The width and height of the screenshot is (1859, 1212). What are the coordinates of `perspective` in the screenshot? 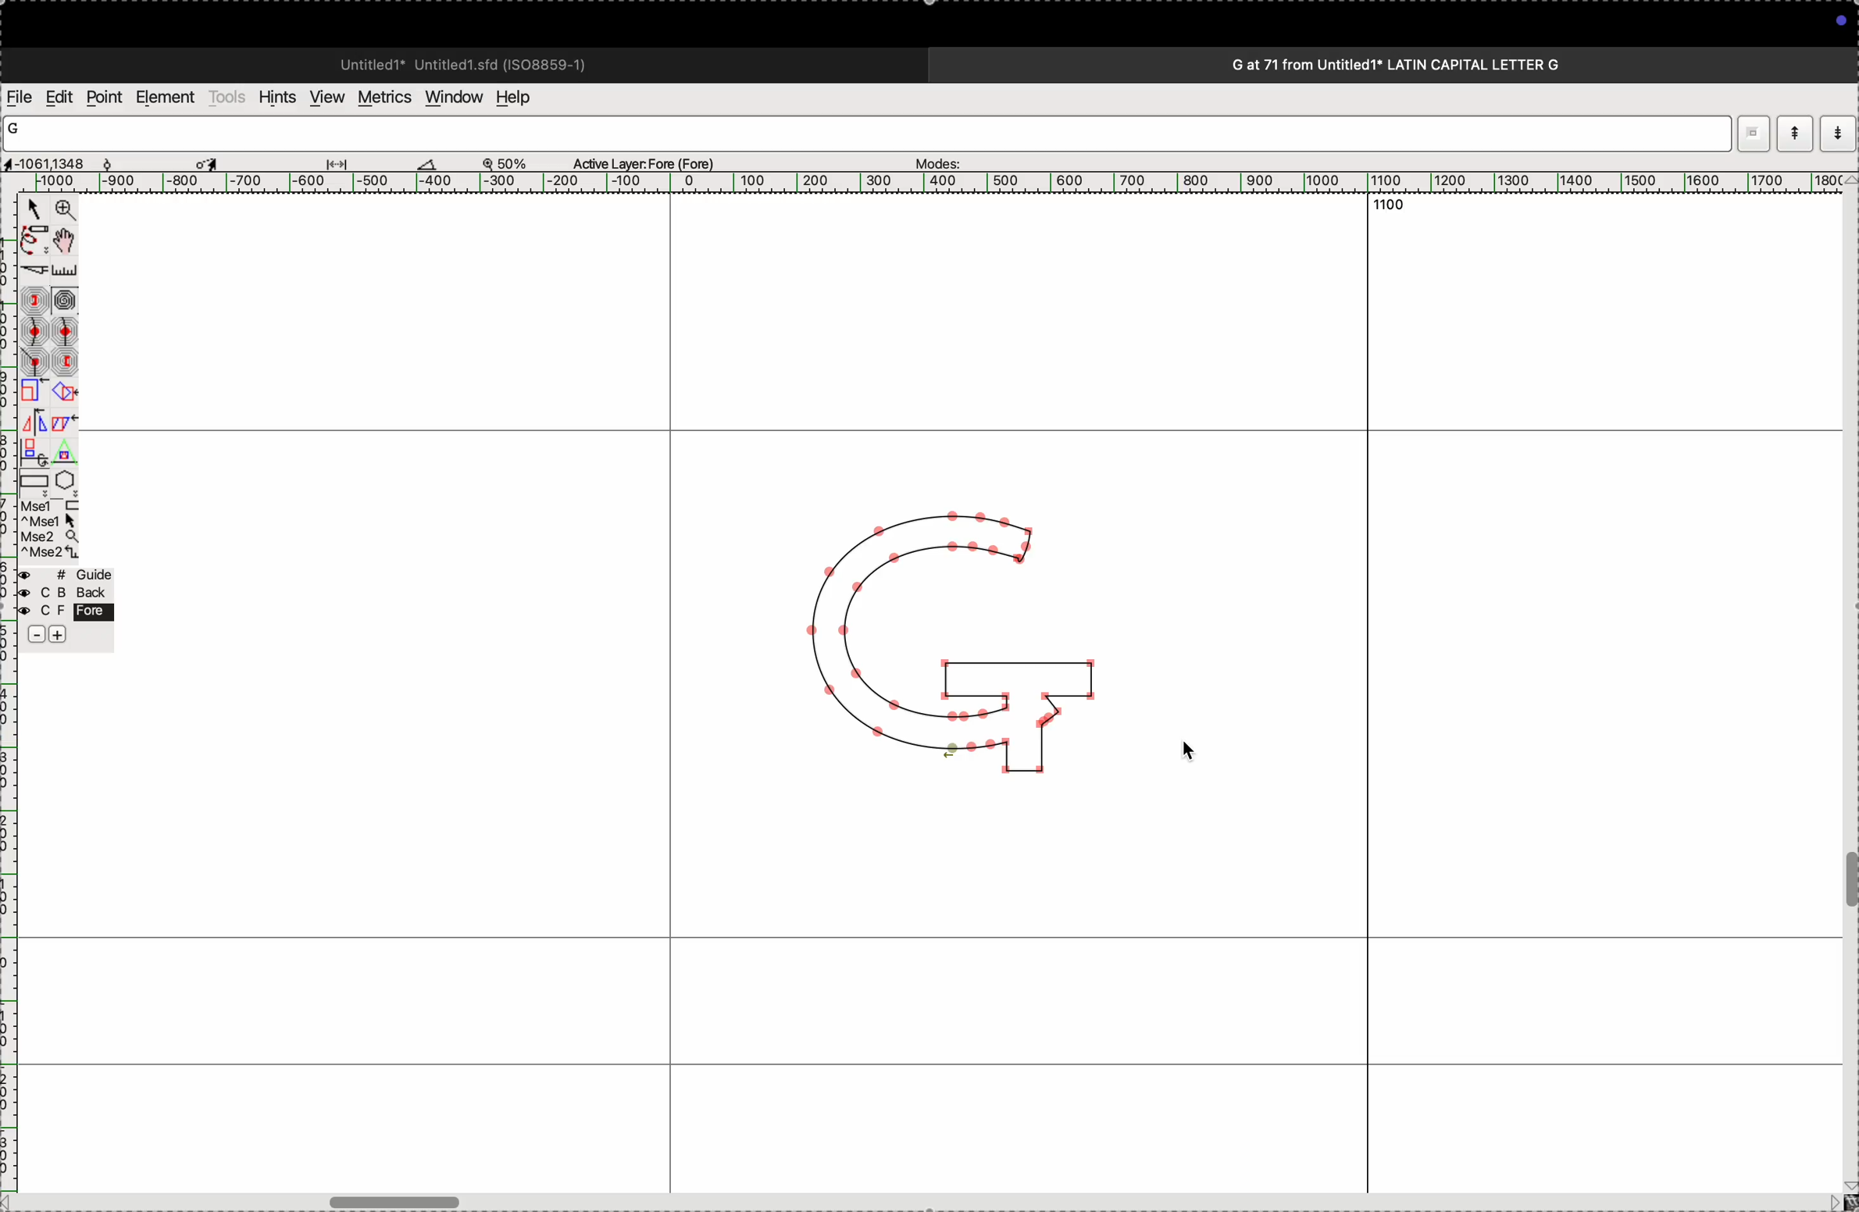 It's located at (64, 452).